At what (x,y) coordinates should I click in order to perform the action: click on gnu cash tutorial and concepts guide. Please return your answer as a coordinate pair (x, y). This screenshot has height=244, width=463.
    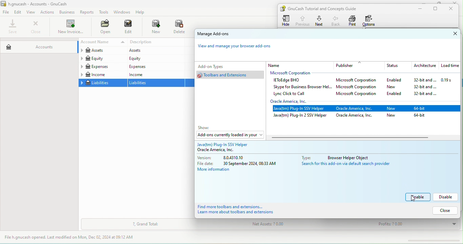
    Looking at the image, I should click on (325, 8).